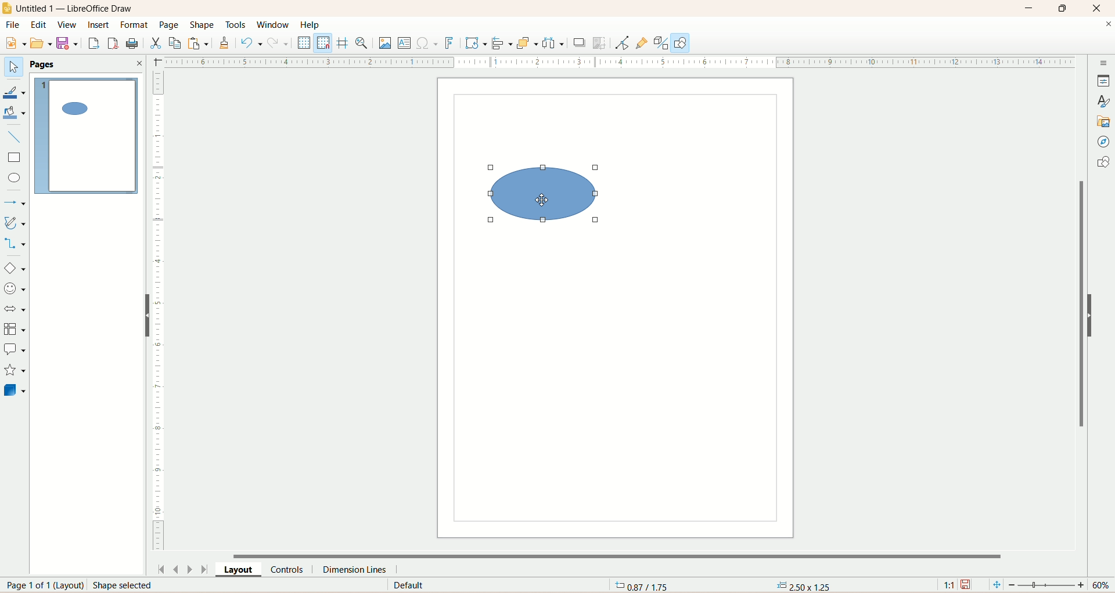 This screenshot has width=1115, height=593. Describe the element at coordinates (1104, 64) in the screenshot. I see `sidebar settings` at that location.